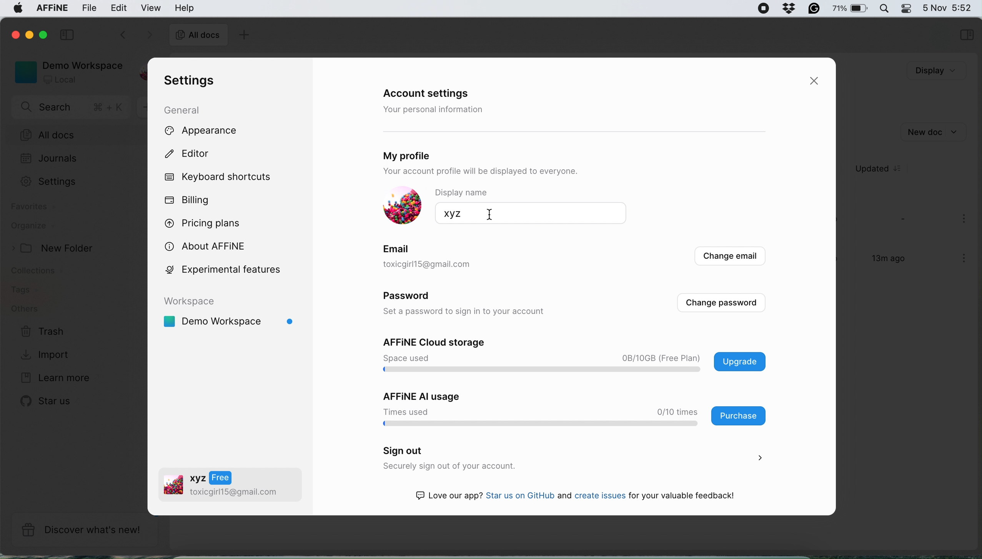  I want to click on settings, so click(187, 81).